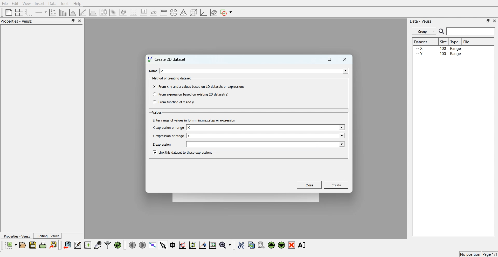  I want to click on Maximize, so click(330, 59).